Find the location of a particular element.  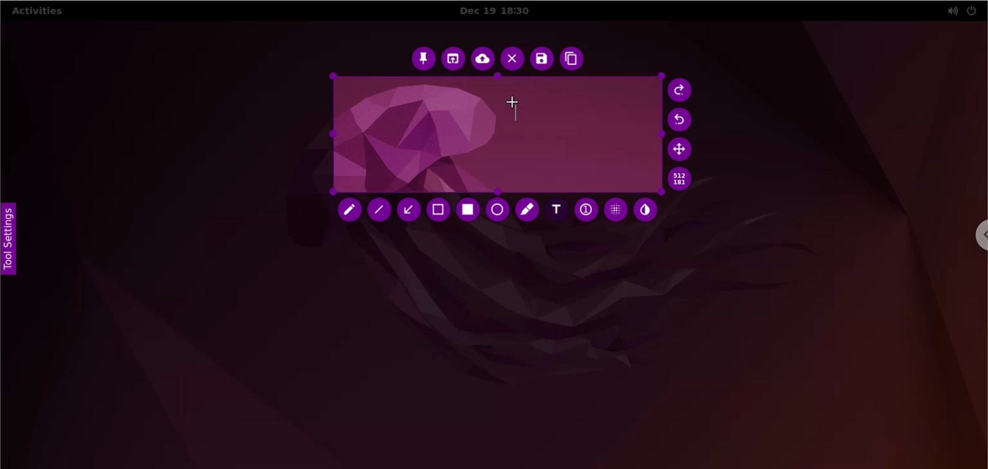

undo is located at coordinates (683, 119).